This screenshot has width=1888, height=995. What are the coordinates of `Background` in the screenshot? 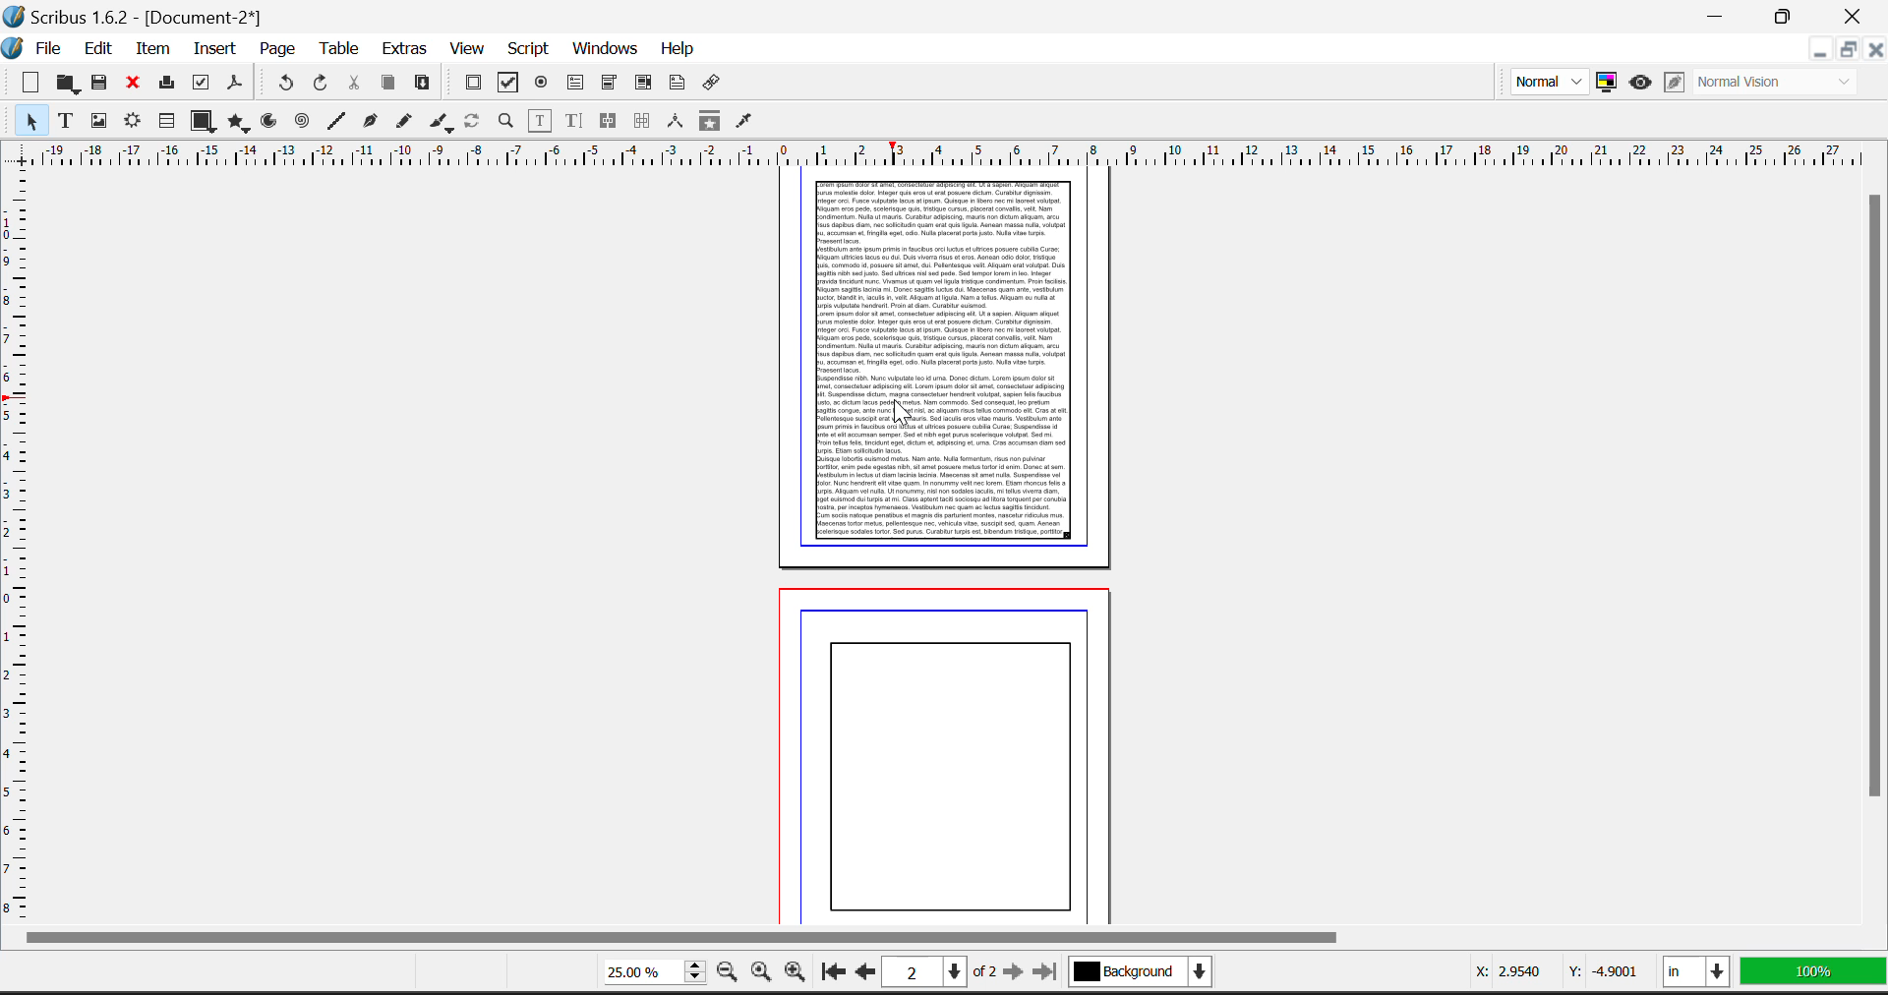 It's located at (1154, 975).